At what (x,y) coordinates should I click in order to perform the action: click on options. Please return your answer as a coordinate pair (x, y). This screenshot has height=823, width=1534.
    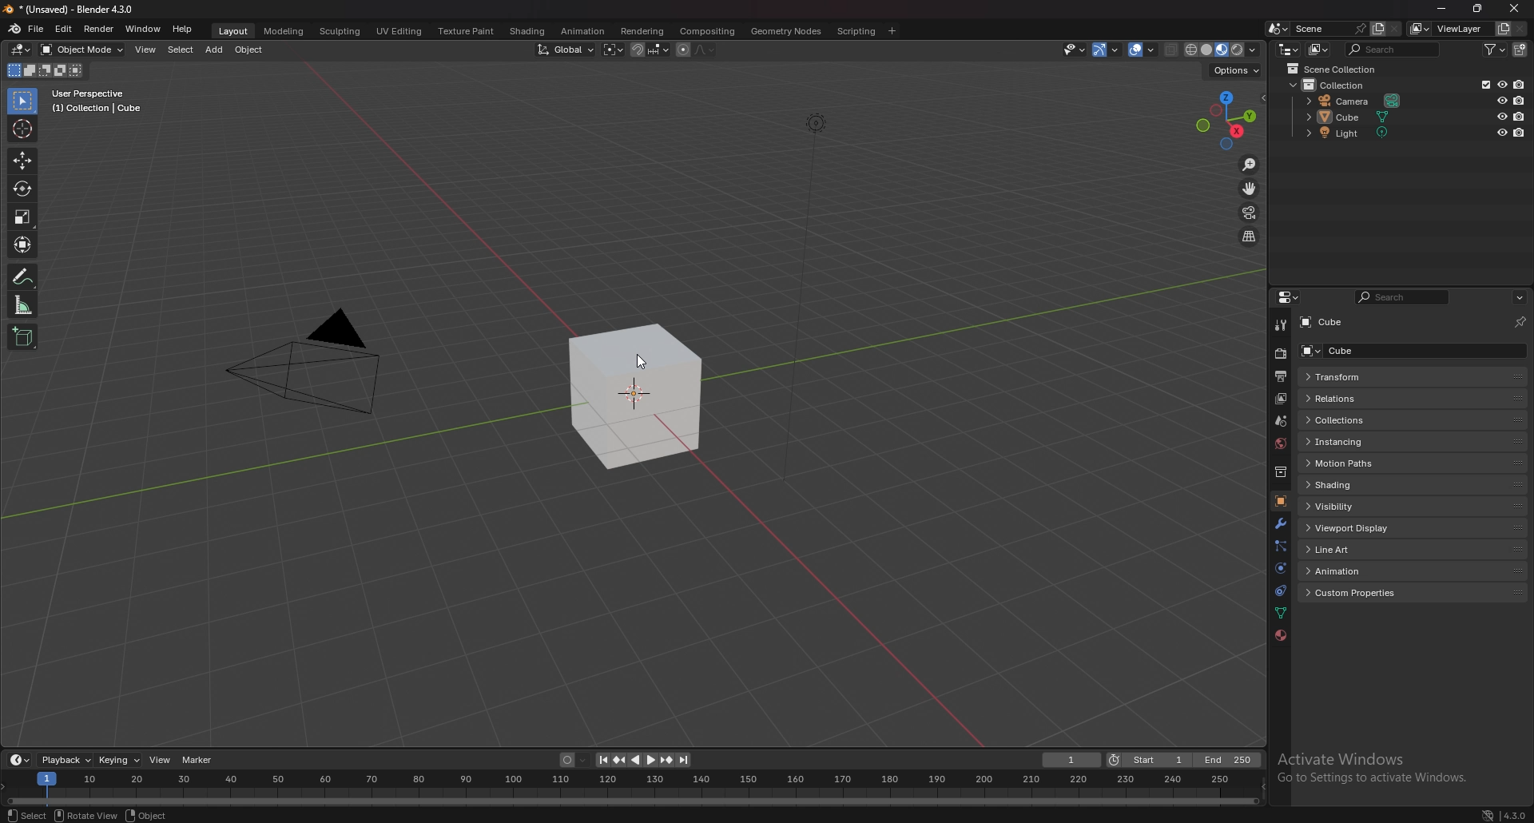
    Looking at the image, I should click on (1519, 297).